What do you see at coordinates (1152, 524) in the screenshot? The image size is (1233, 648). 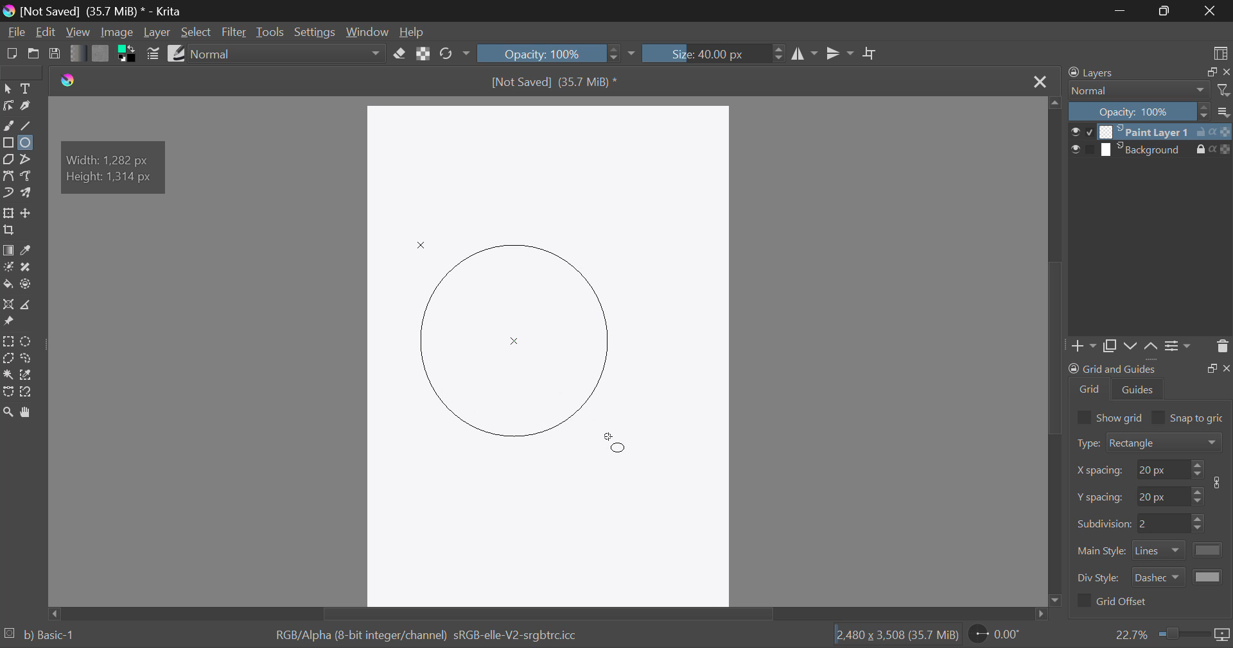 I see `Grid Characteristic Input` at bounding box center [1152, 524].